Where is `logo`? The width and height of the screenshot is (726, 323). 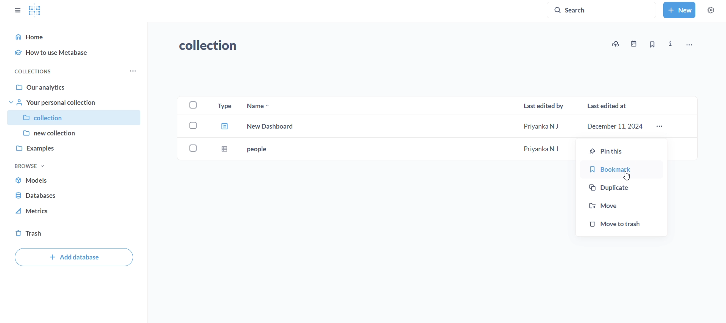 logo is located at coordinates (35, 11).